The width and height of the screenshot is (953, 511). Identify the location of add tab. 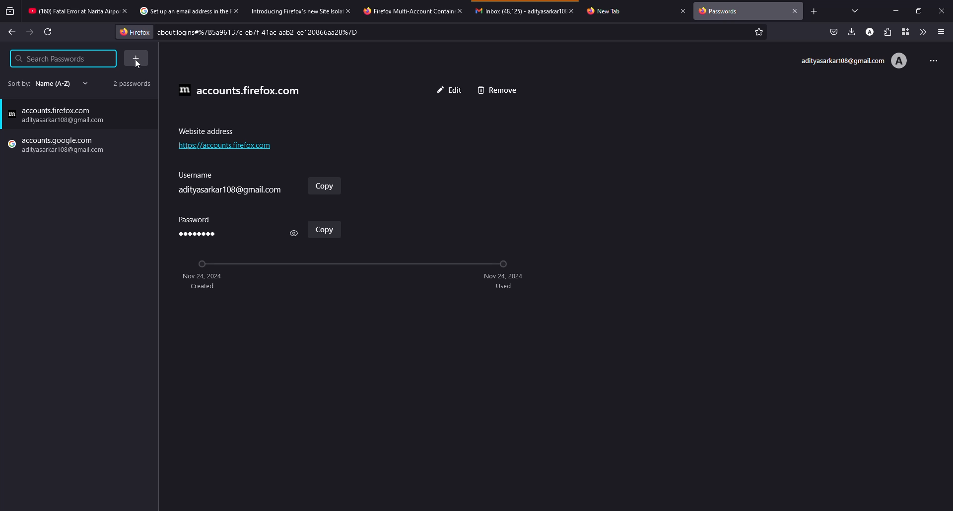
(814, 11).